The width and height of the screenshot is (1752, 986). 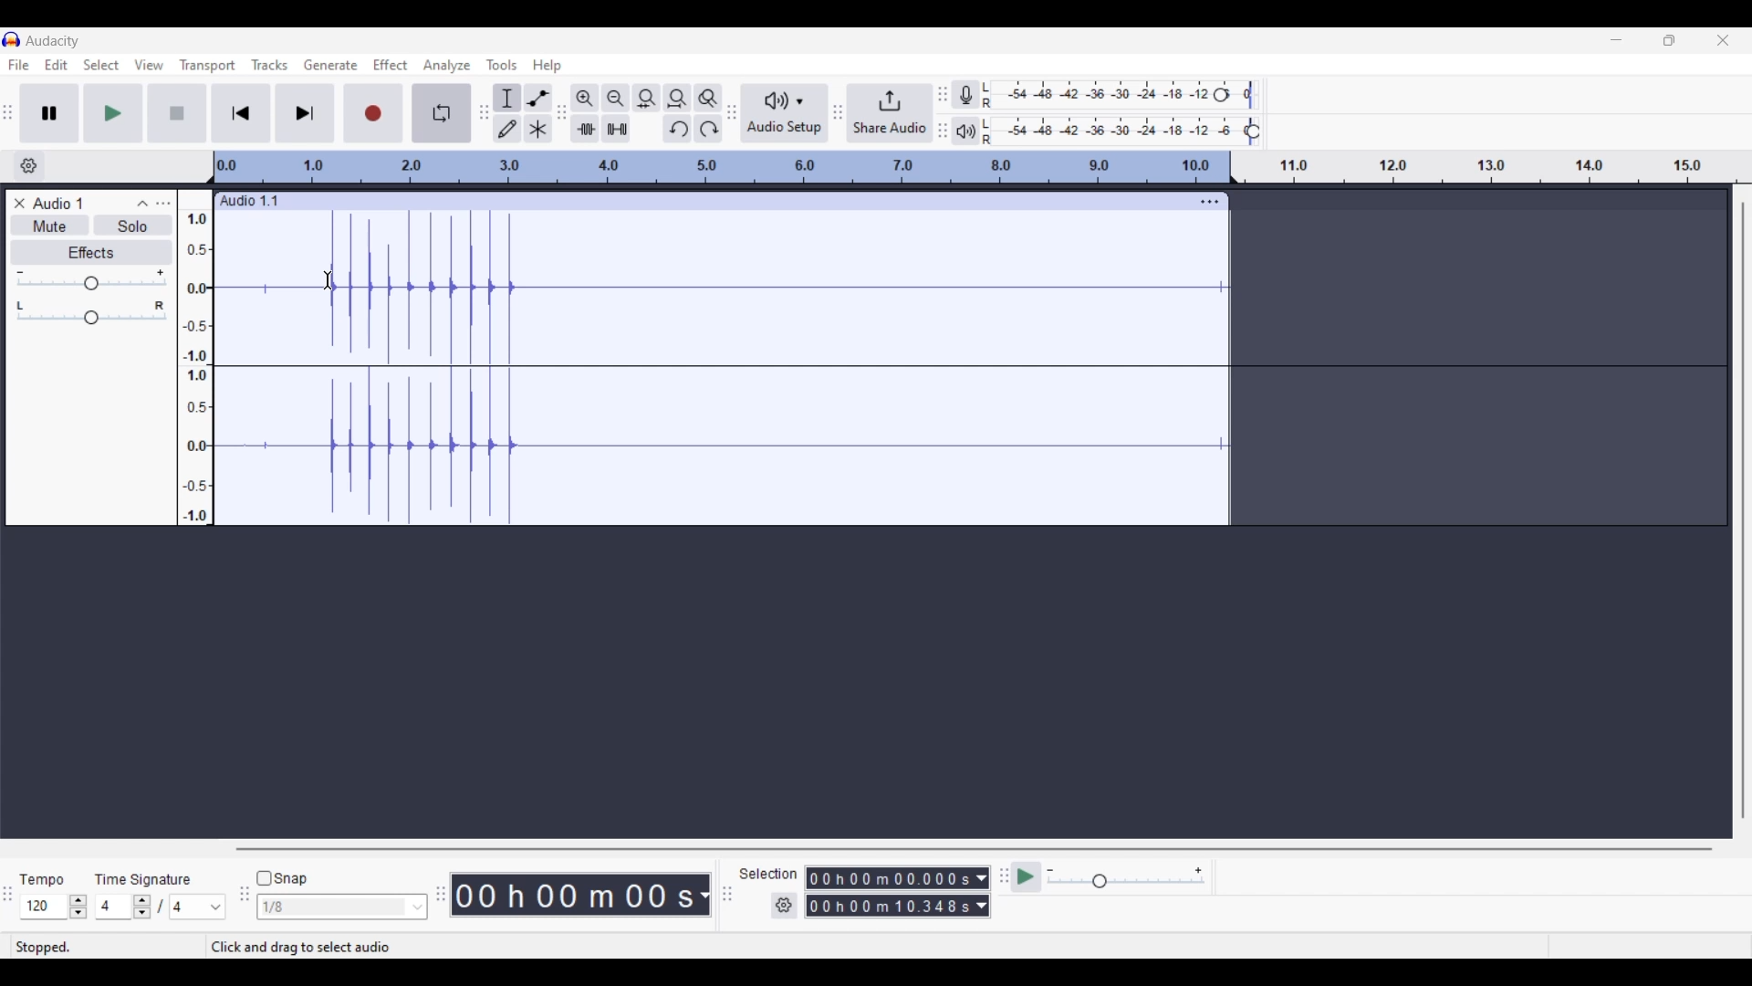 What do you see at coordinates (160, 306) in the screenshot?
I see `Pan to right` at bounding box center [160, 306].